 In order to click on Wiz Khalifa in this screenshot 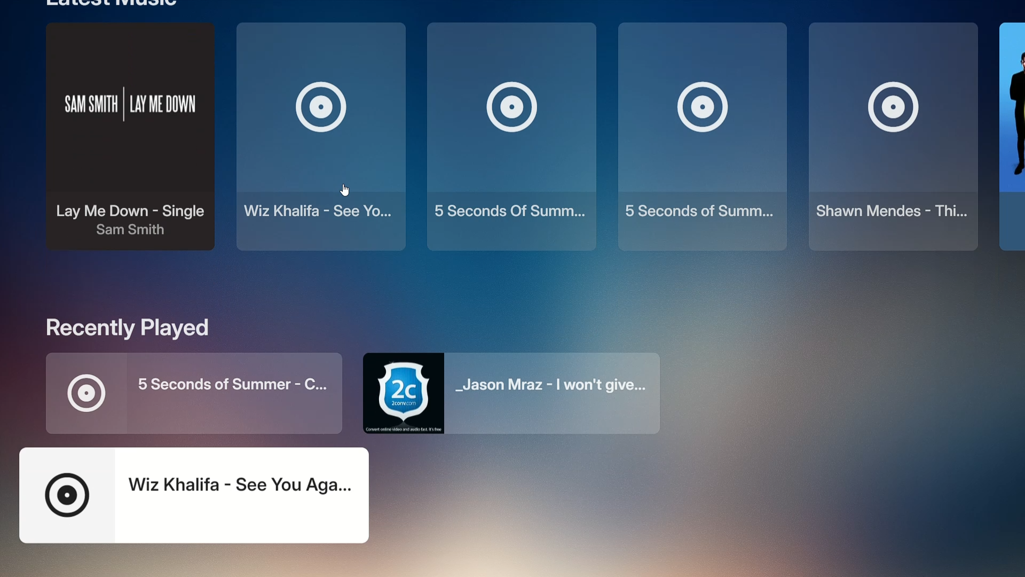, I will do `click(199, 495)`.